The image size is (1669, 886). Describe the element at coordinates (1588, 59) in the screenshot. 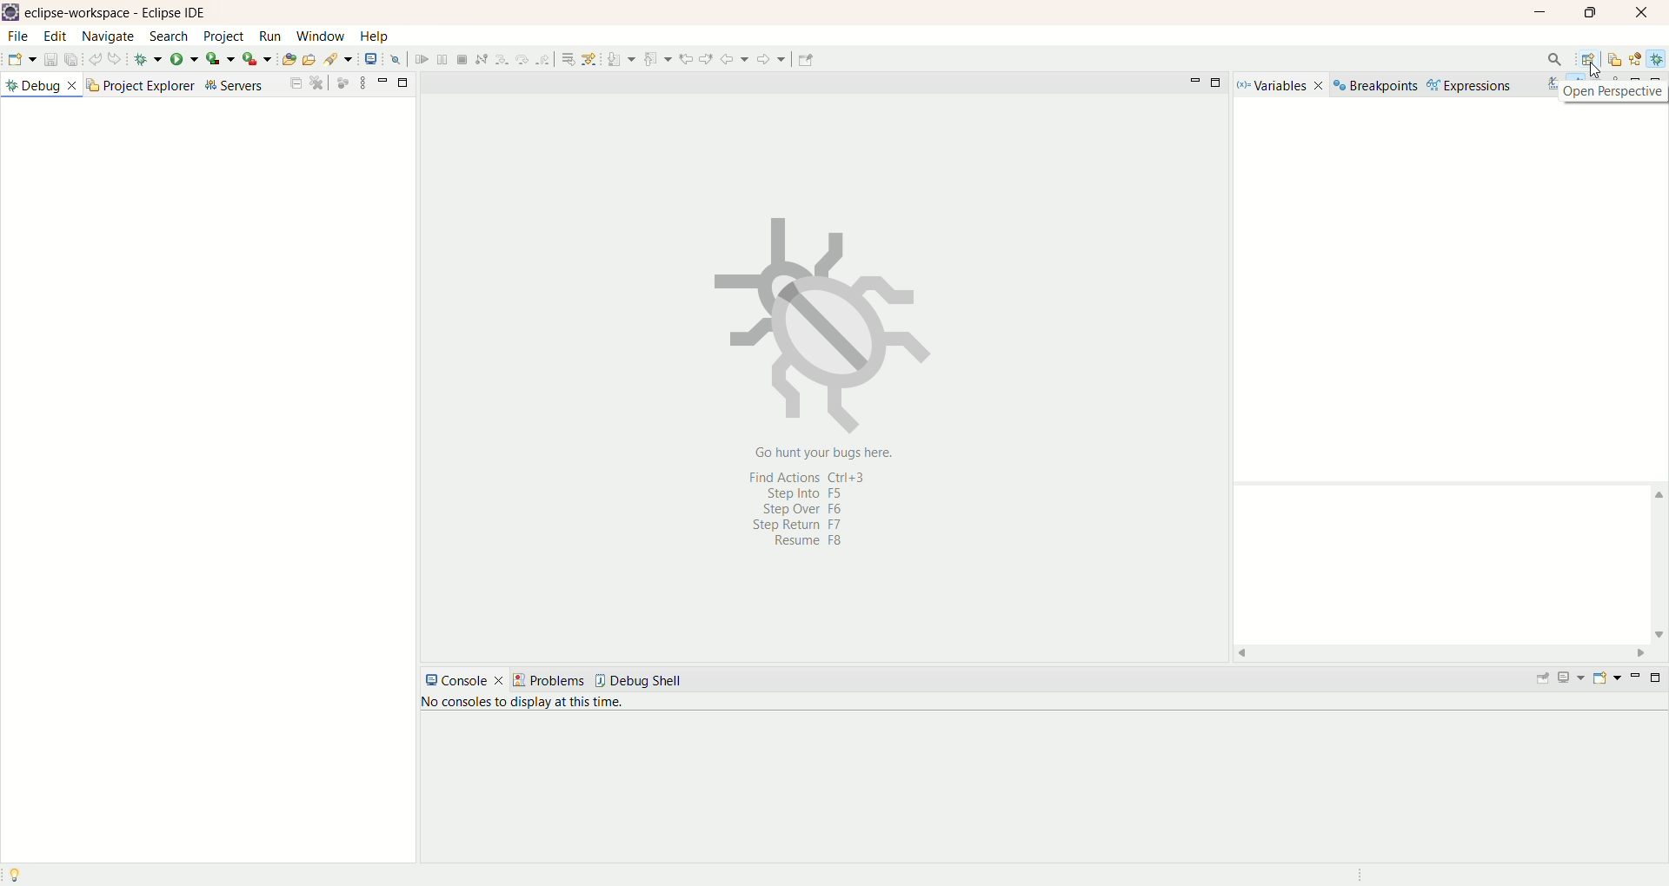

I see `open perspective` at that location.